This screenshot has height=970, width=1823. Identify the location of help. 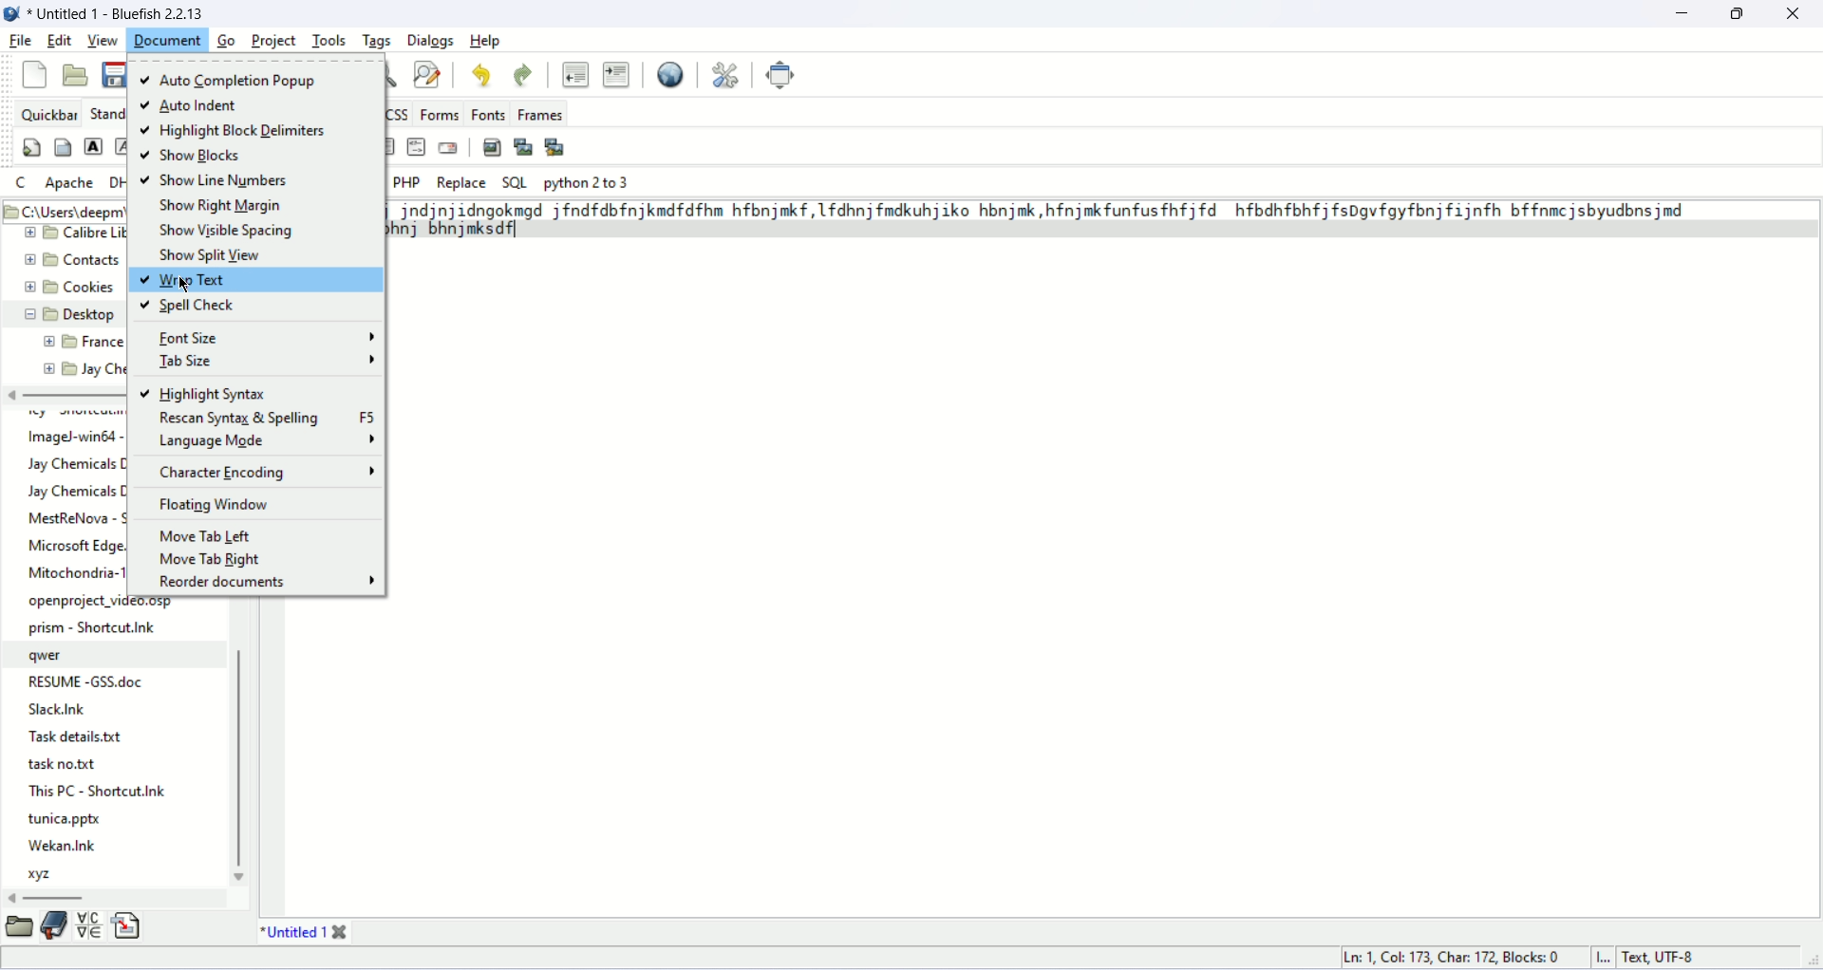
(488, 41).